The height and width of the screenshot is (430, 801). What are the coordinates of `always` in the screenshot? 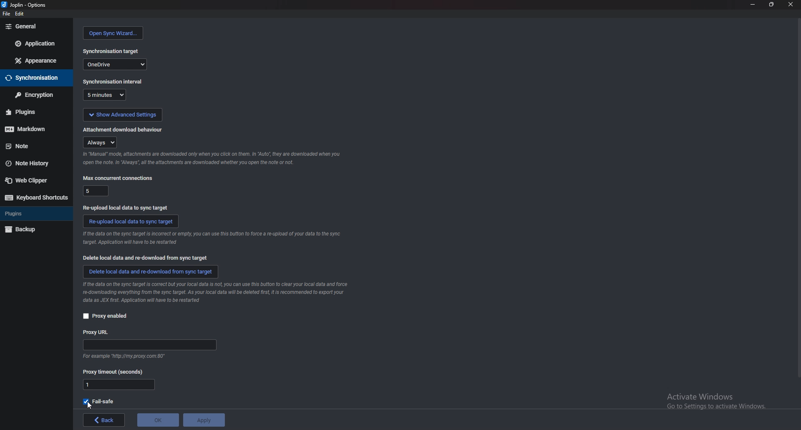 It's located at (100, 142).